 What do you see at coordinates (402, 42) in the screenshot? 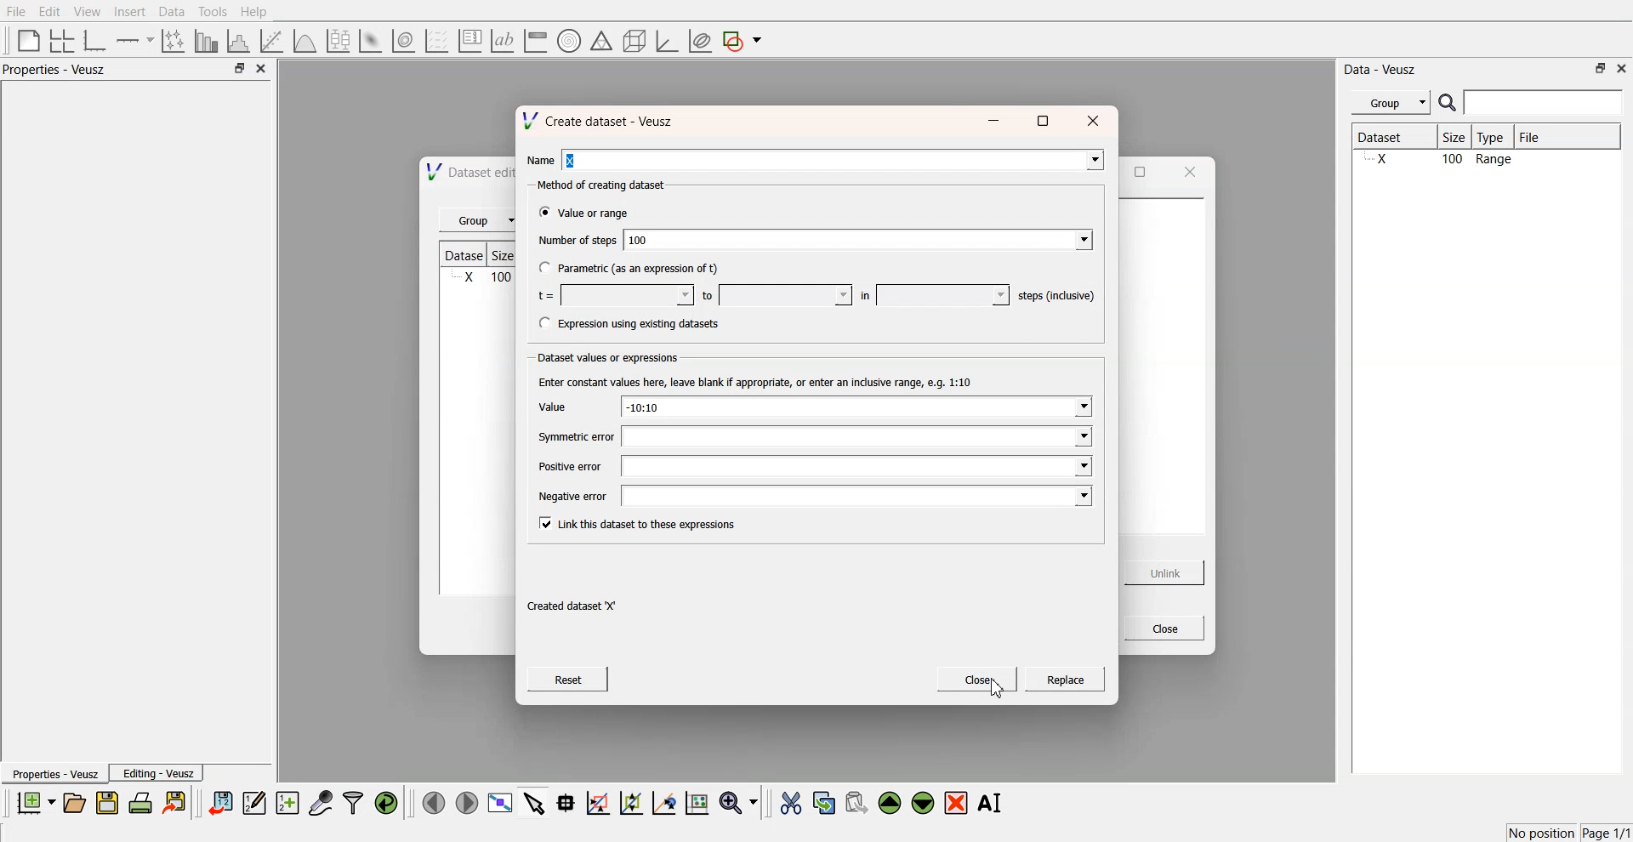
I see `plot a 2d data set as contour` at bounding box center [402, 42].